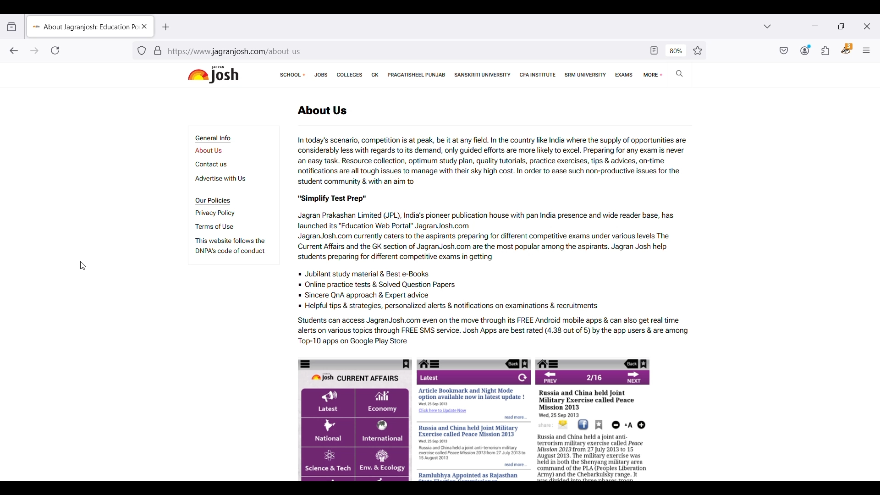 The height and width of the screenshot is (495, 880). I want to click on Advertise with us page, so click(220, 178).